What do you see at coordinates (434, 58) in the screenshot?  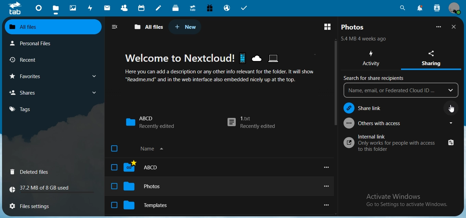 I see `sharing` at bounding box center [434, 58].